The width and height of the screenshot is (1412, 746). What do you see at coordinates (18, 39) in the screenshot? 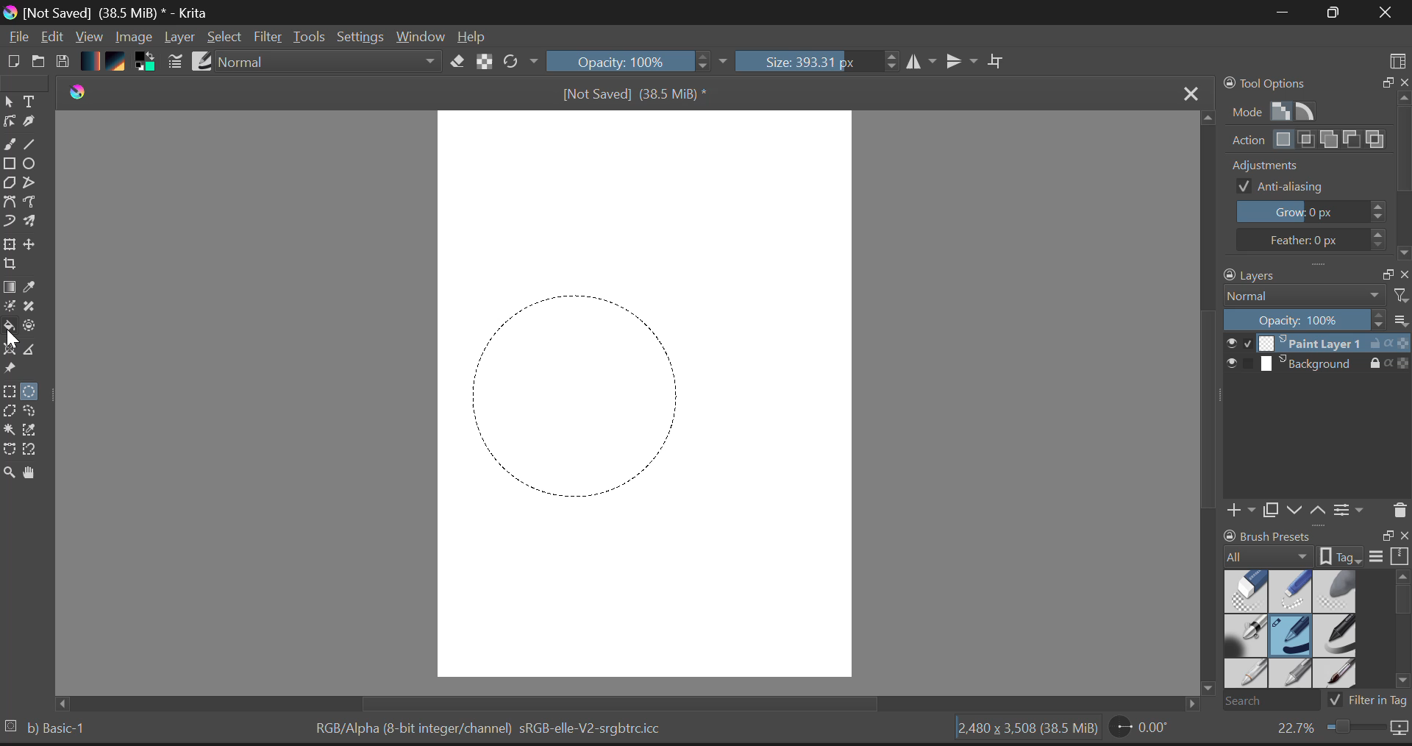
I see `File` at bounding box center [18, 39].